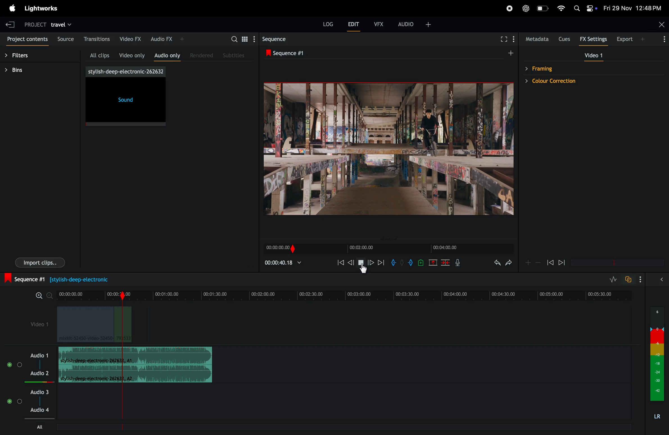  Describe the element at coordinates (381, 262) in the screenshot. I see `next` at that location.